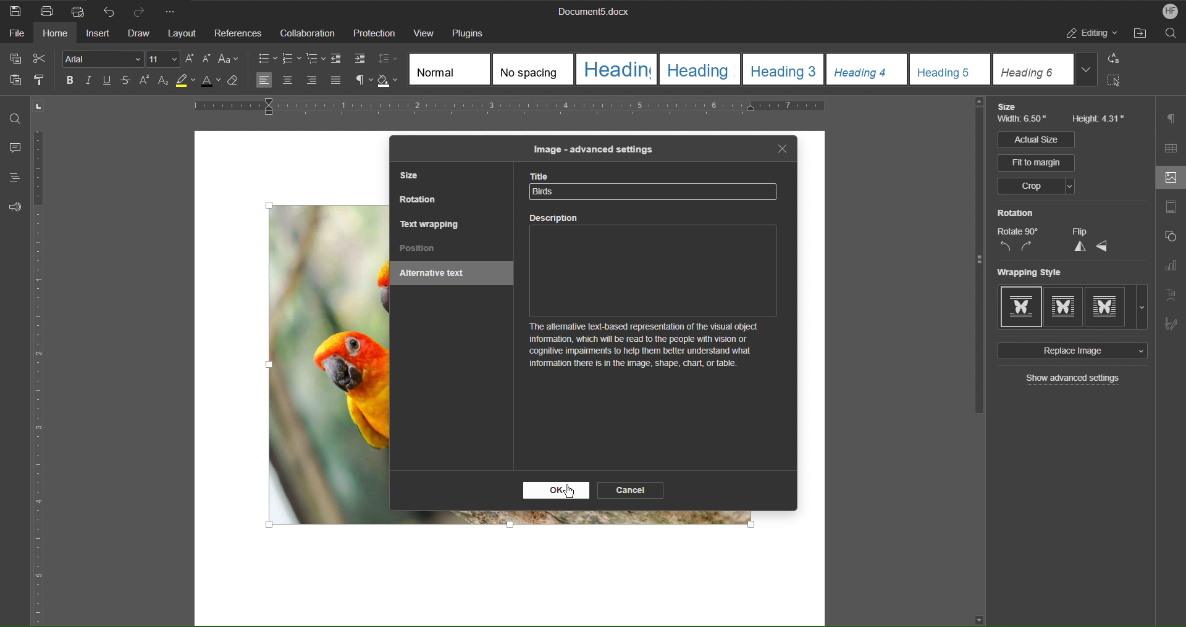 This screenshot has height=627, width=1186. Describe the element at coordinates (1171, 35) in the screenshot. I see `Search` at that location.